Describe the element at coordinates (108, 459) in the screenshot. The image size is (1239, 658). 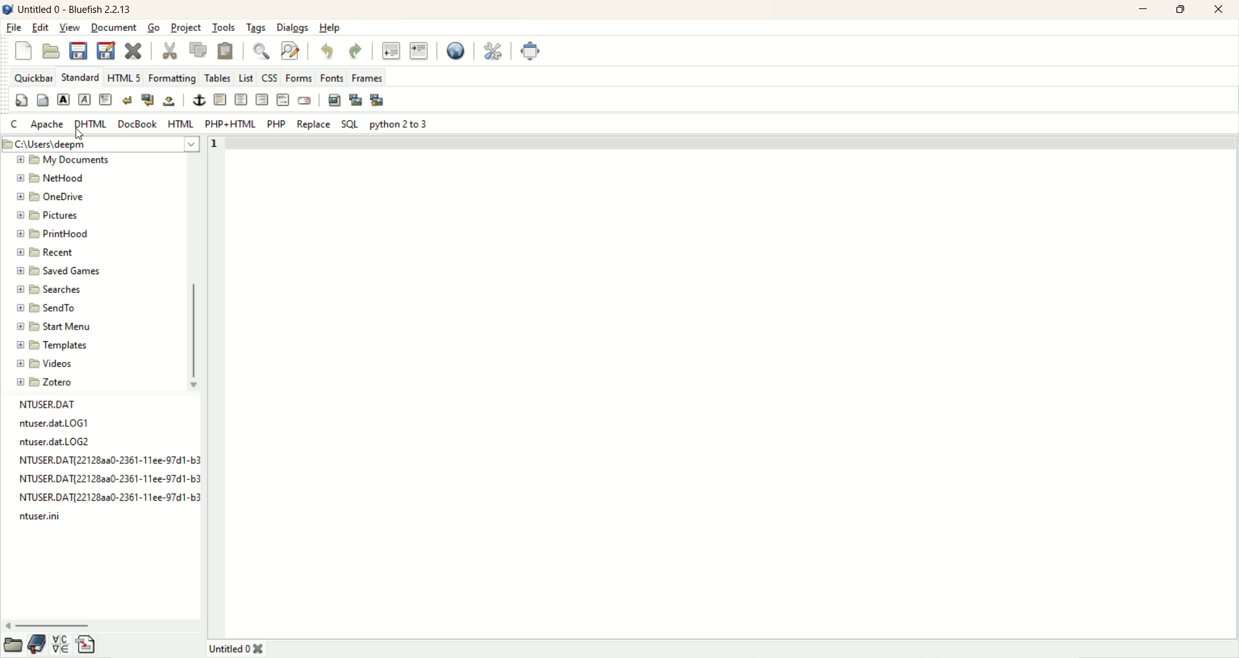
I see `file` at that location.